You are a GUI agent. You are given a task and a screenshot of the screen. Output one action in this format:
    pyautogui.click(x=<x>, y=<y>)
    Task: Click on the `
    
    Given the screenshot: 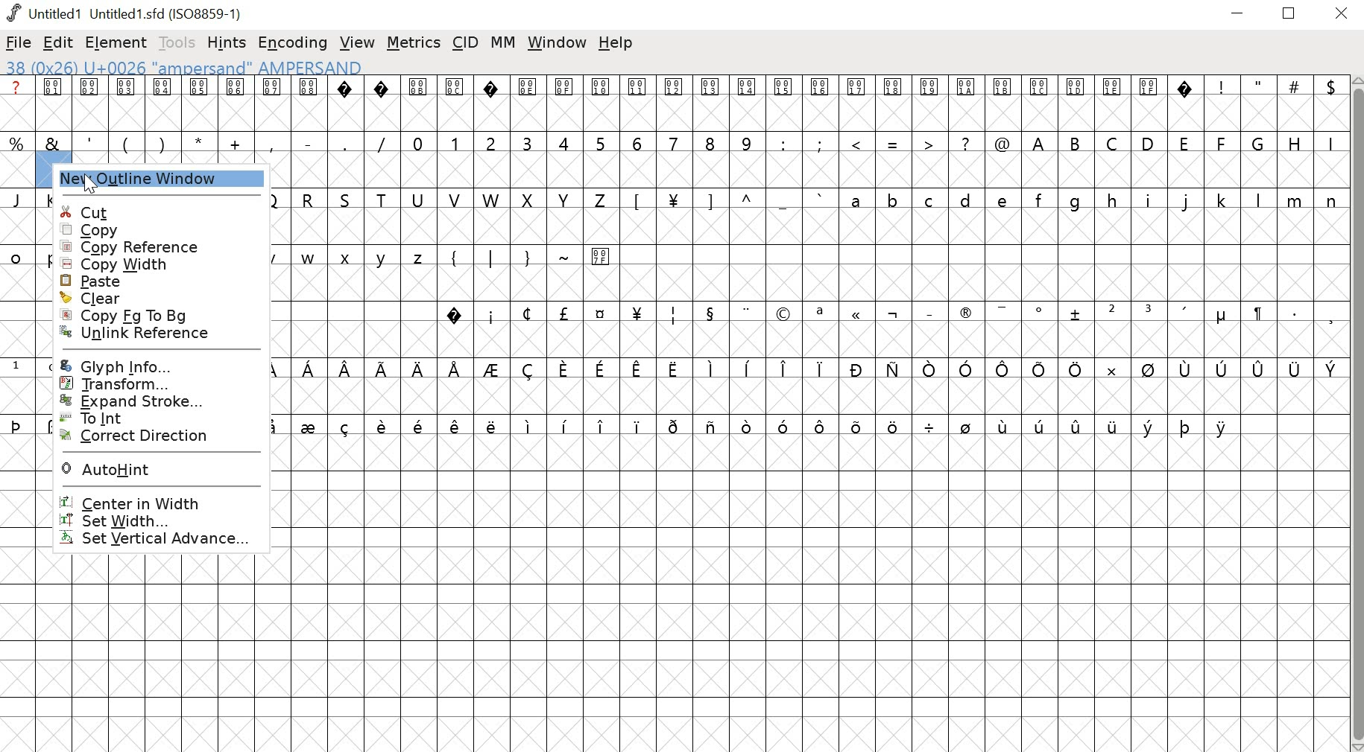 What is the action you would take?
    pyautogui.click(x=821, y=200)
    